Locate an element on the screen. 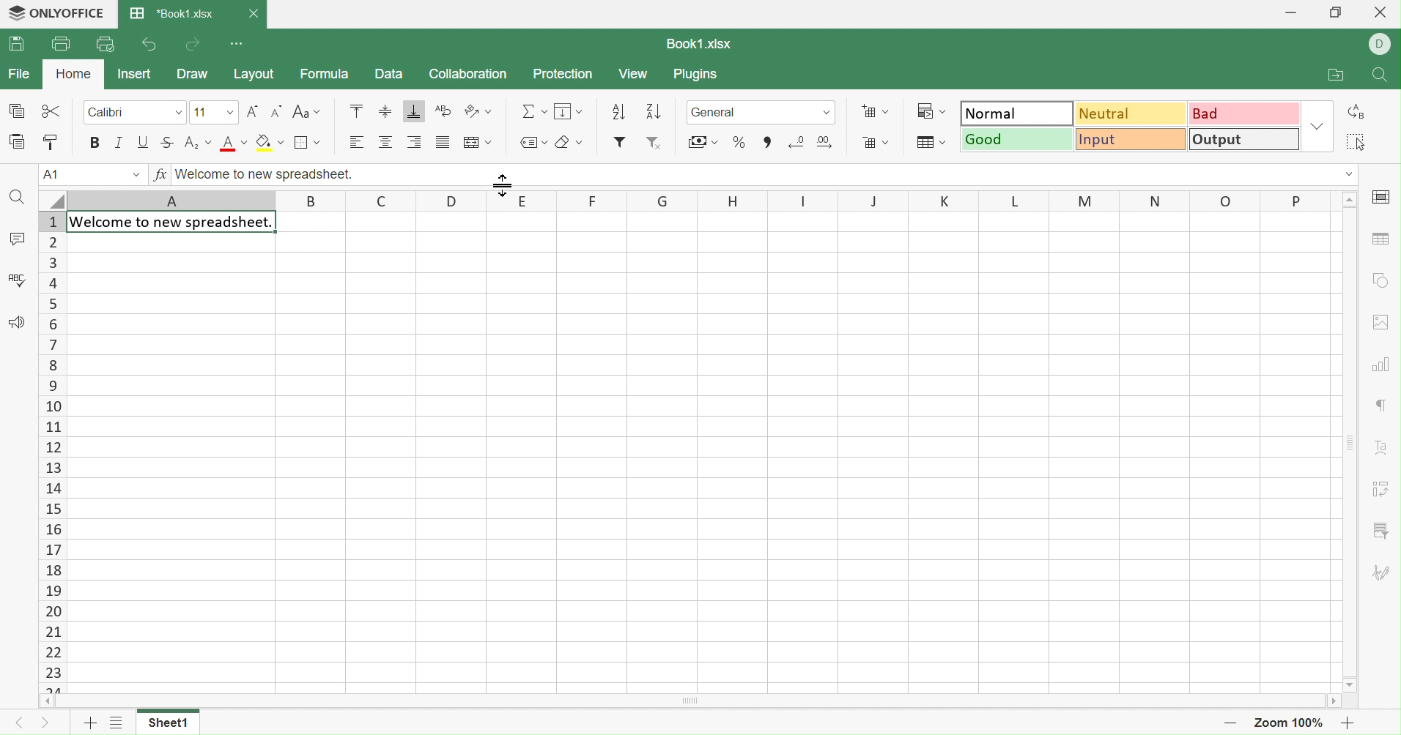 The height and width of the screenshot is (735, 1401). Layout is located at coordinates (256, 75).